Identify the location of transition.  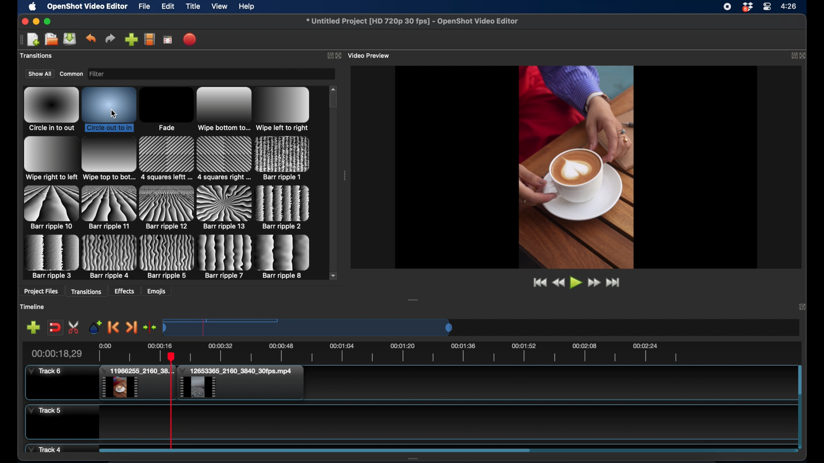
(284, 257).